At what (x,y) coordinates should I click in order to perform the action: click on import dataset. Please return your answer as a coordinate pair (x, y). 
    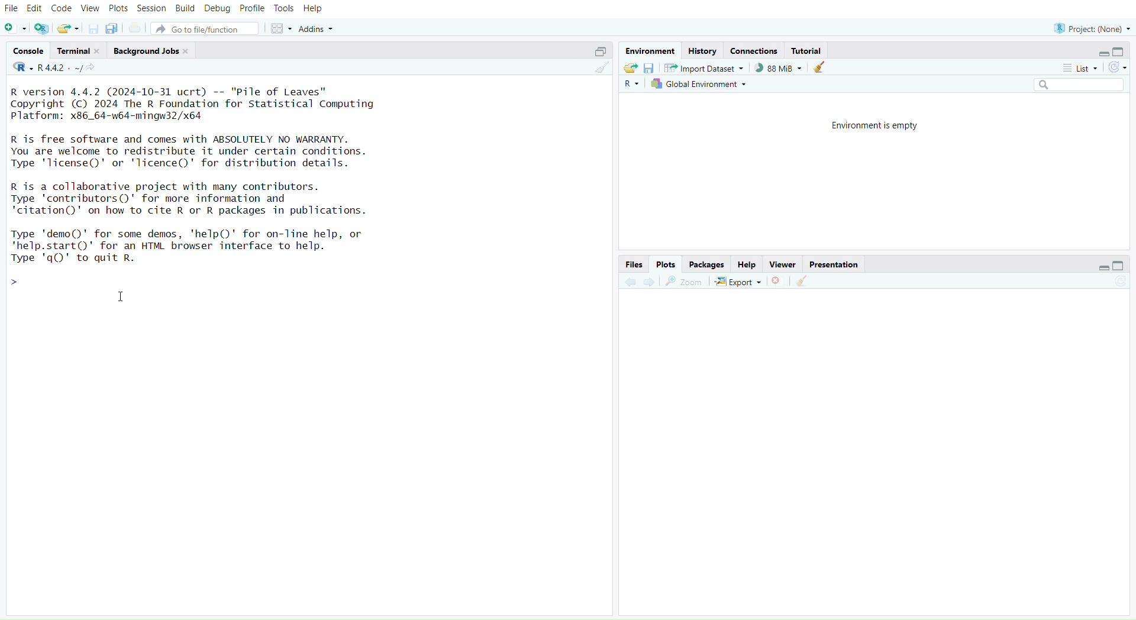
    Looking at the image, I should click on (705, 68).